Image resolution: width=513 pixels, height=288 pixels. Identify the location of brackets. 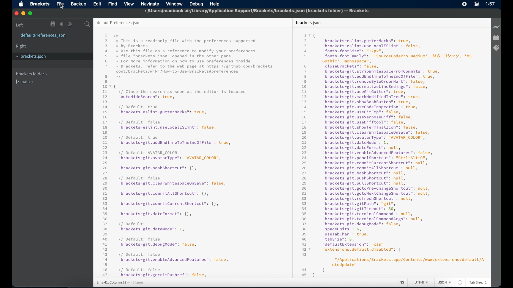
(40, 4).